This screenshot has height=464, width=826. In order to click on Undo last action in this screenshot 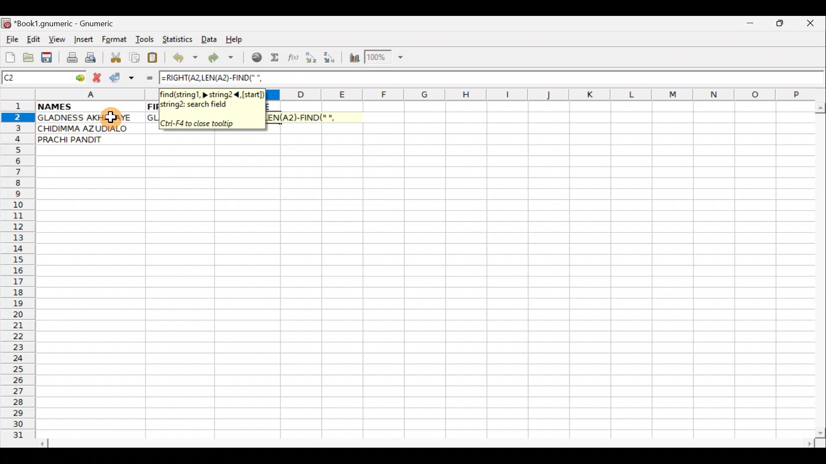, I will do `click(186, 59)`.